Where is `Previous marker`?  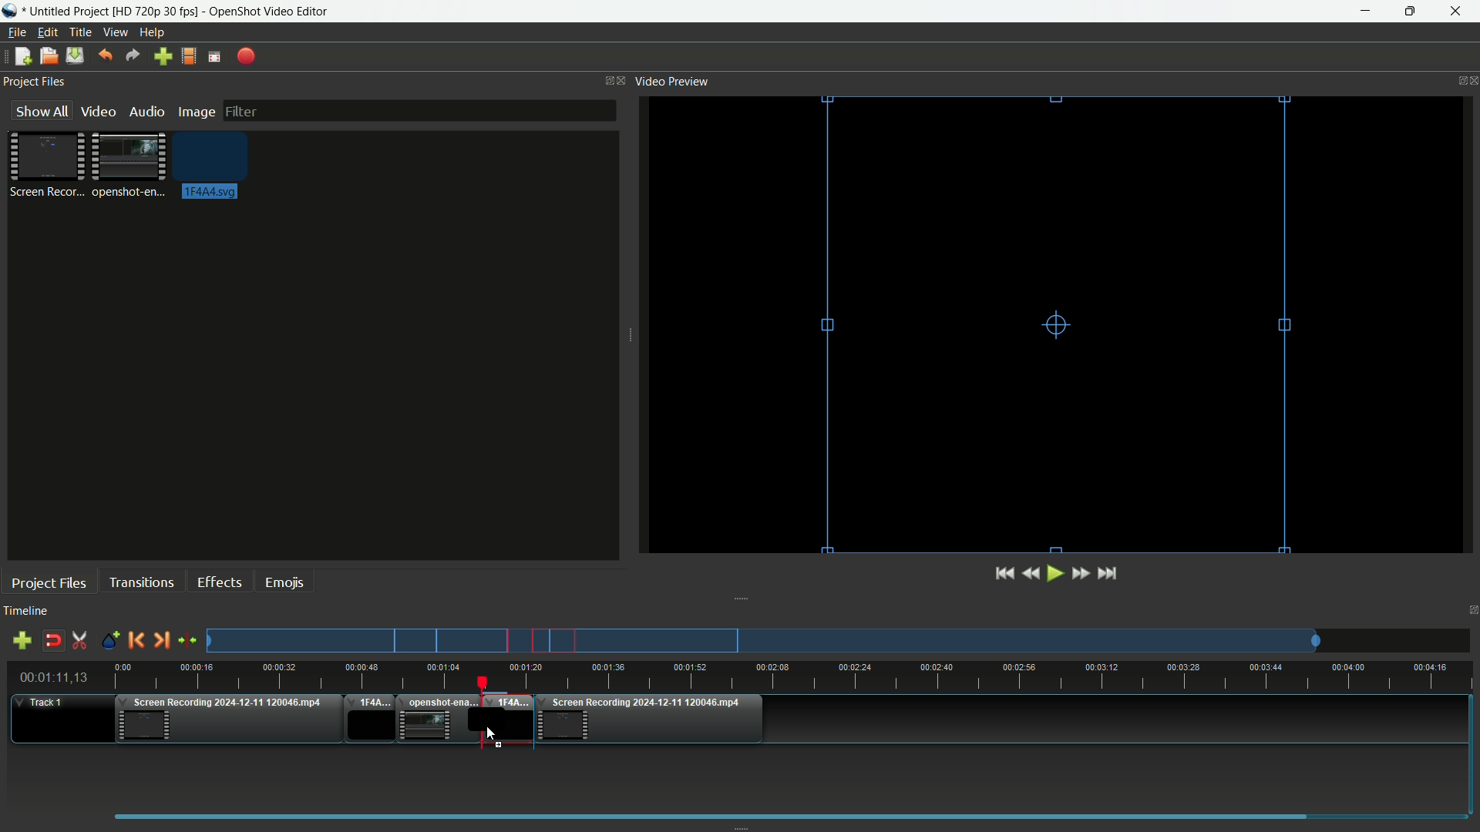
Previous marker is located at coordinates (136, 640).